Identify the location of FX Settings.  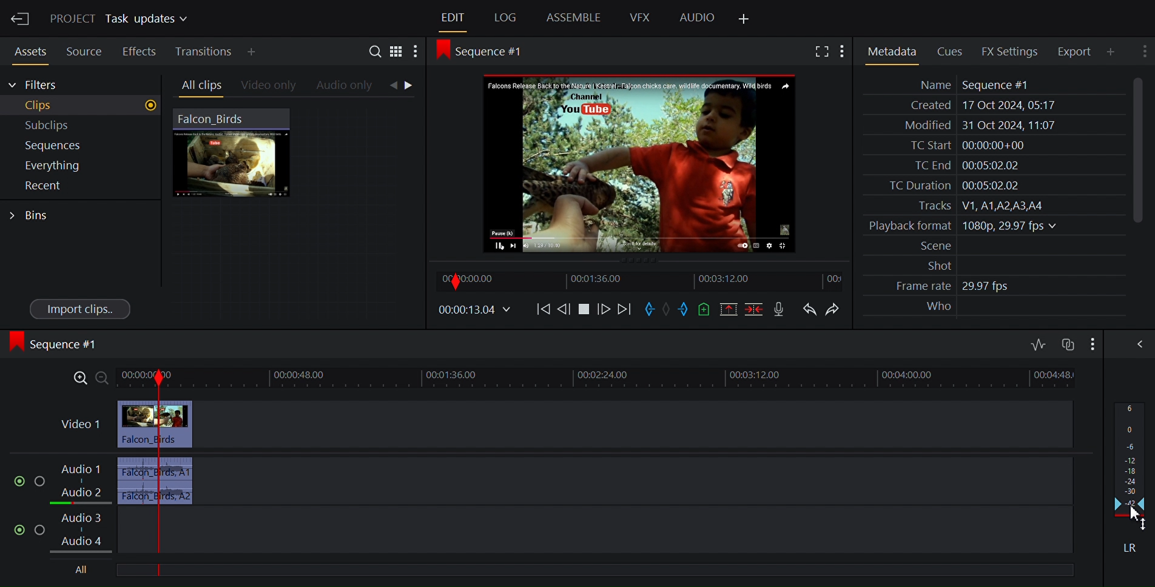
(1008, 51).